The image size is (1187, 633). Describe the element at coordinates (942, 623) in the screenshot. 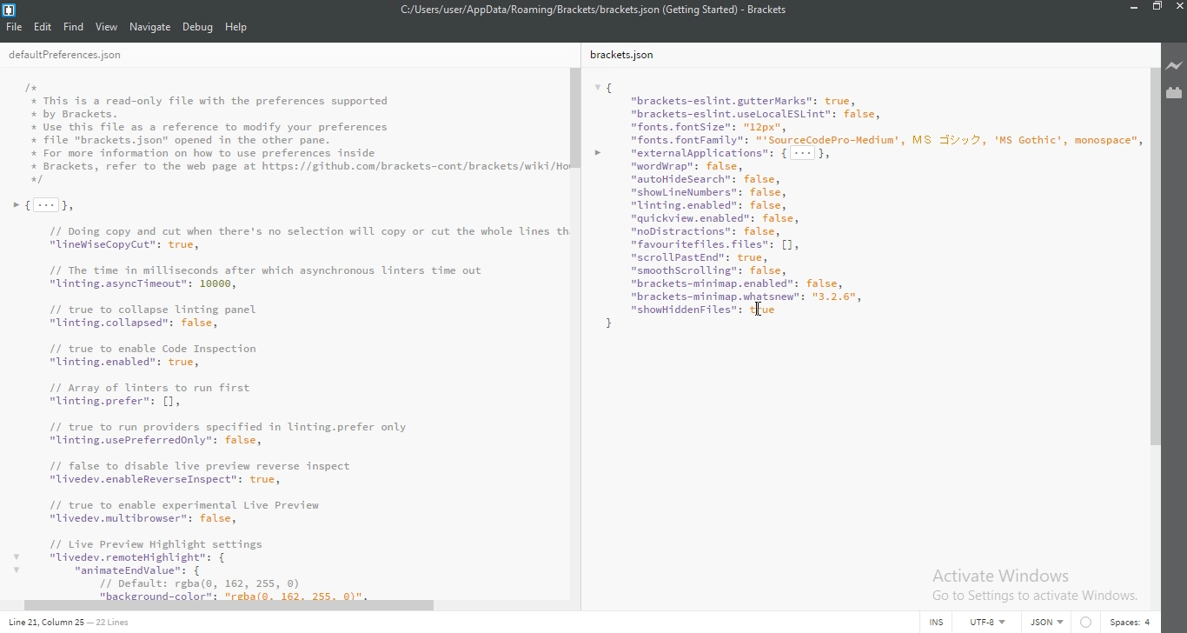

I see `INS` at that location.